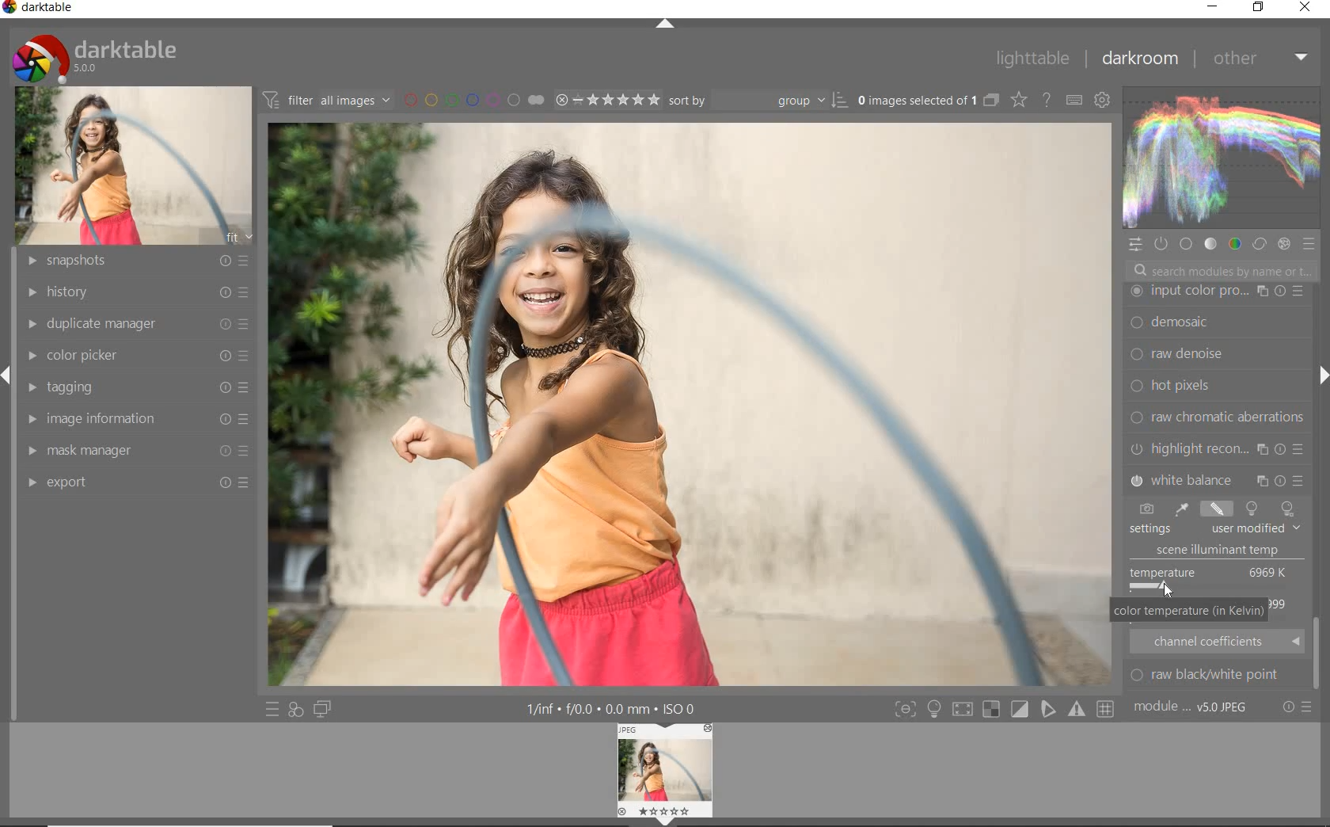 The width and height of the screenshot is (1330, 827). I want to click on darkroom, so click(1142, 59).